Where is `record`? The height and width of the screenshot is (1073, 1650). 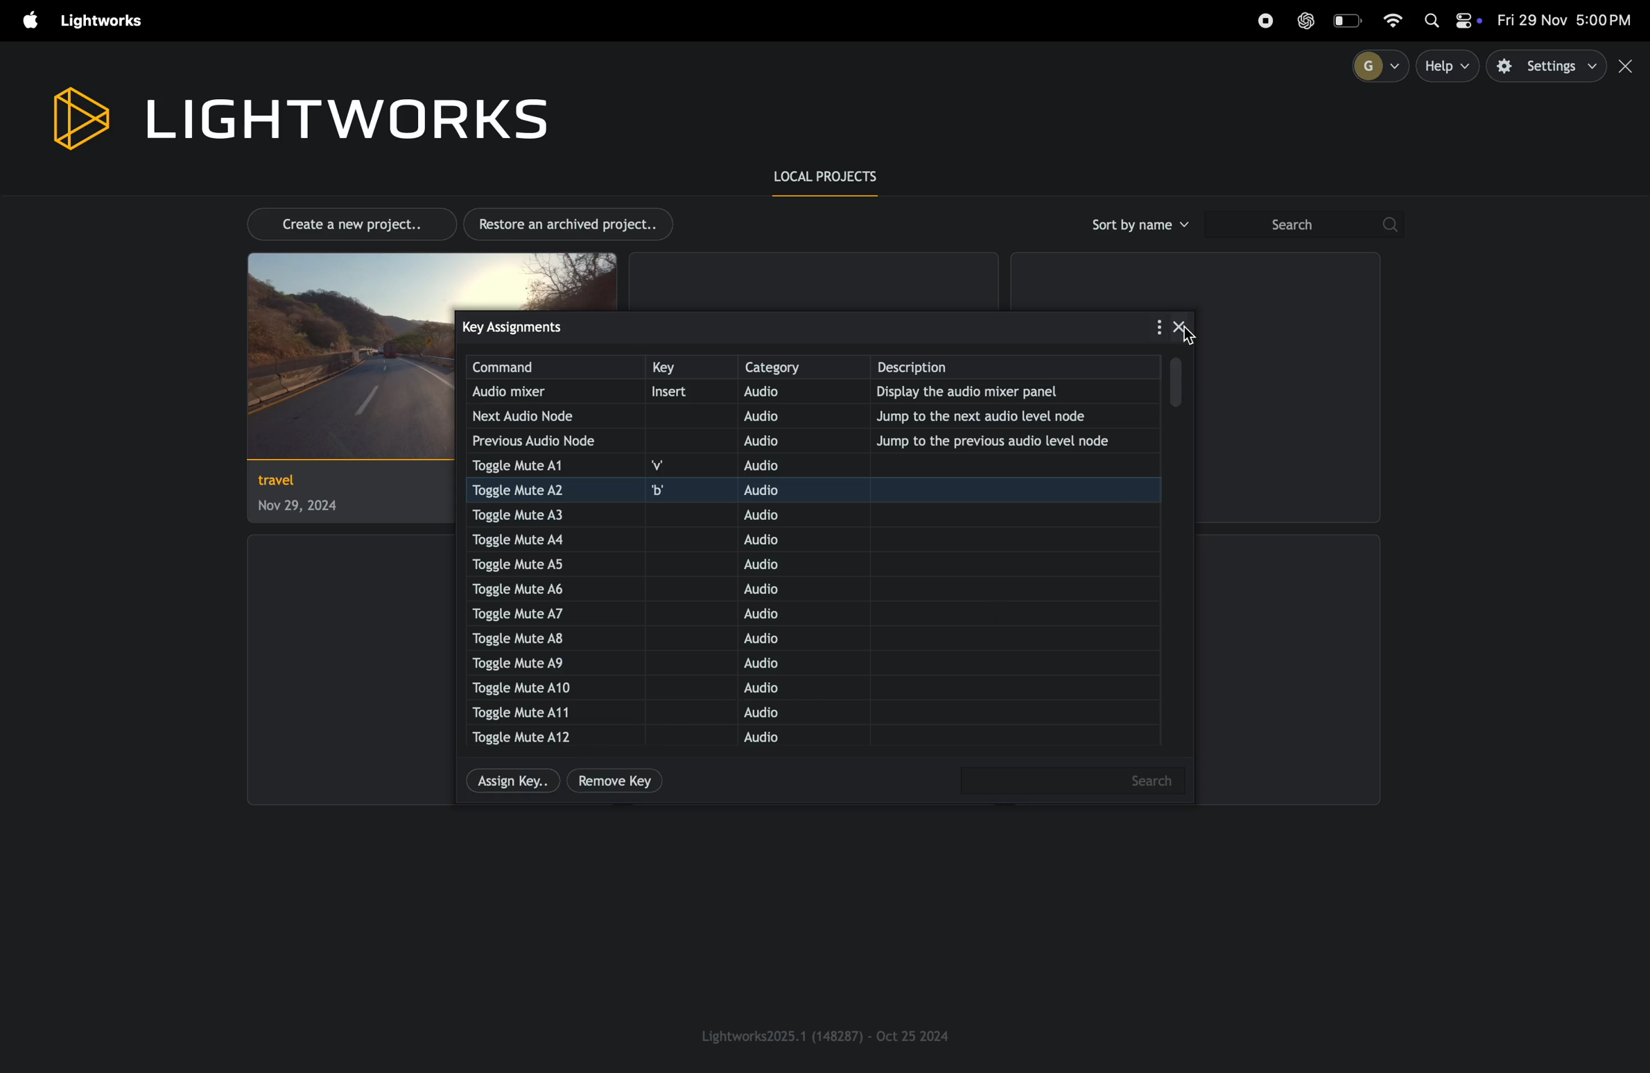
record is located at coordinates (1265, 21).